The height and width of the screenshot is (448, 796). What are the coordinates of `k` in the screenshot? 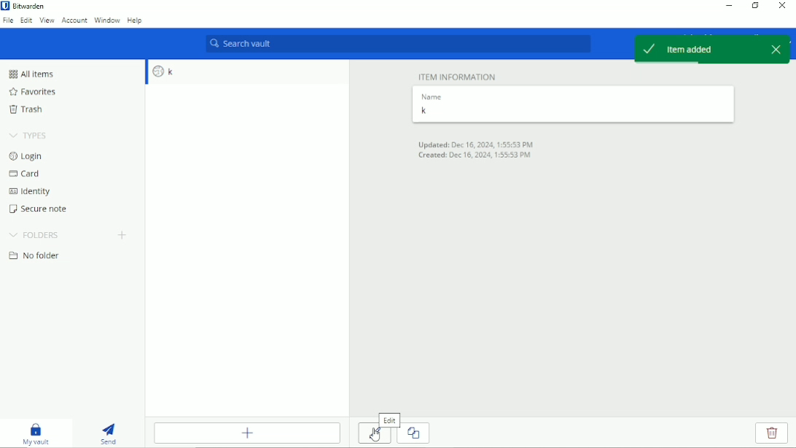 It's located at (248, 72).